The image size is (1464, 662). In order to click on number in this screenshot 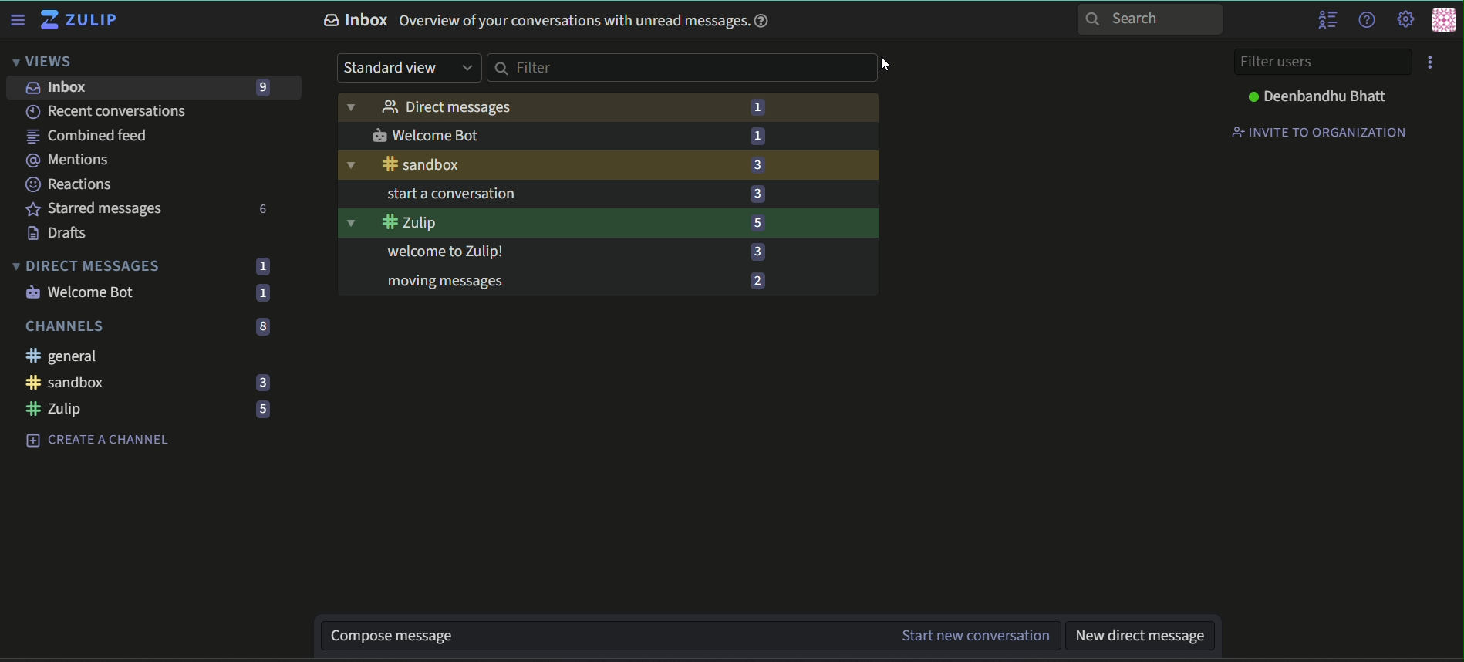, I will do `click(756, 252)`.